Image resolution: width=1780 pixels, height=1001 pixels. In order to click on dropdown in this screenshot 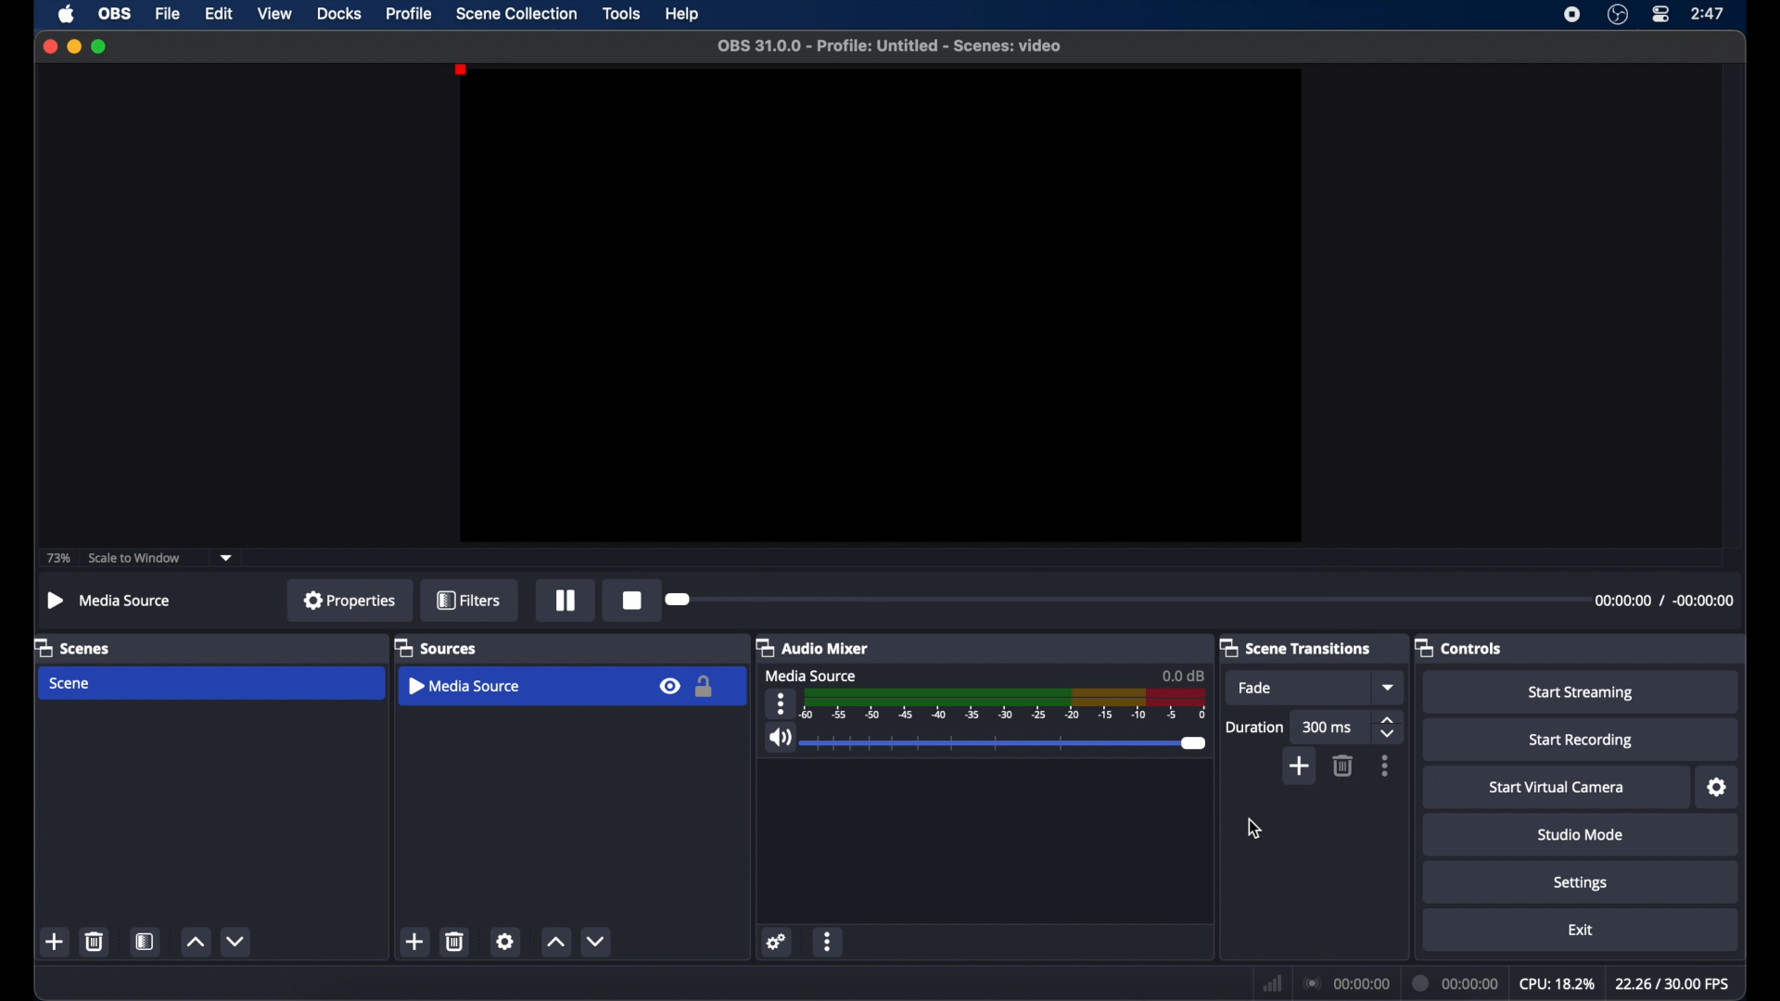, I will do `click(1390, 687)`.